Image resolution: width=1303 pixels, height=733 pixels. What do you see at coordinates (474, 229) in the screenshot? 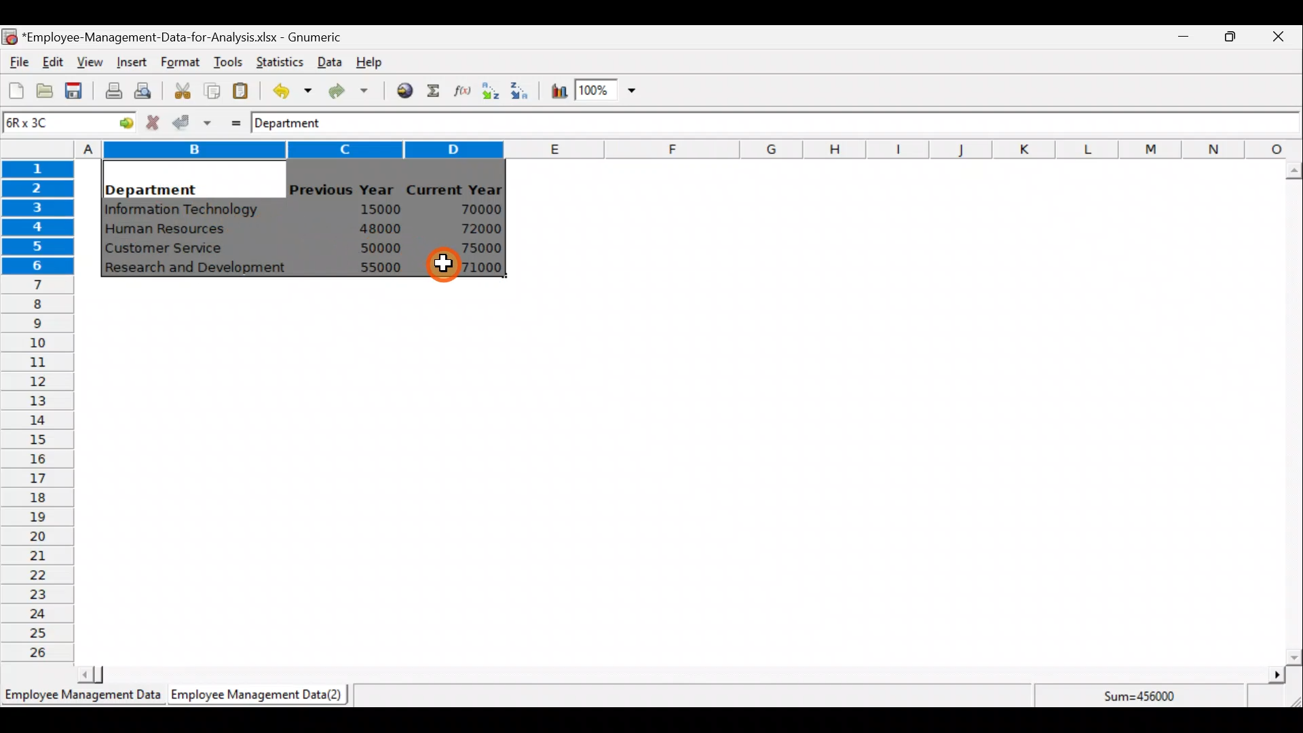
I see `72000` at bounding box center [474, 229].